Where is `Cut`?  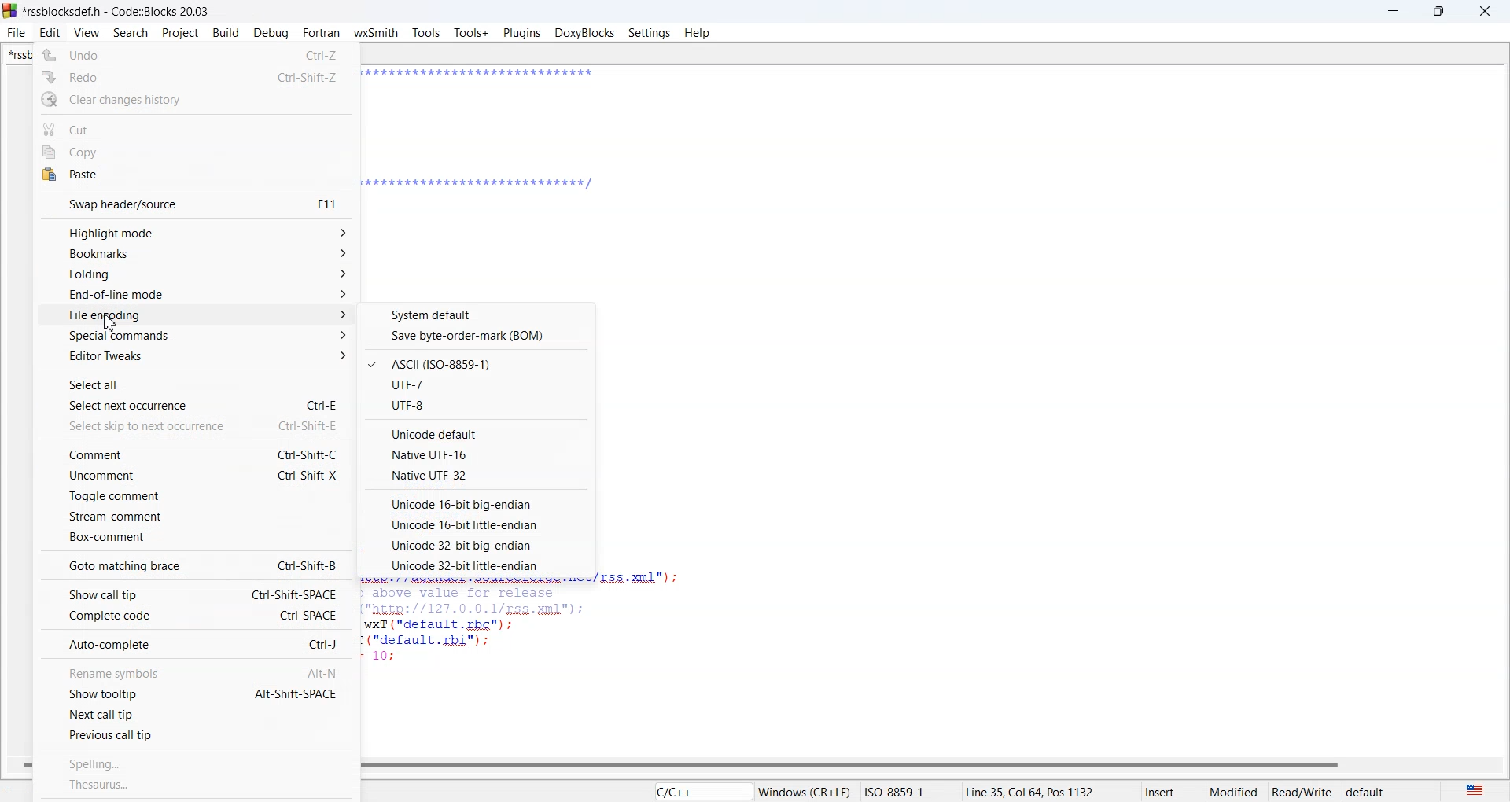 Cut is located at coordinates (197, 127).